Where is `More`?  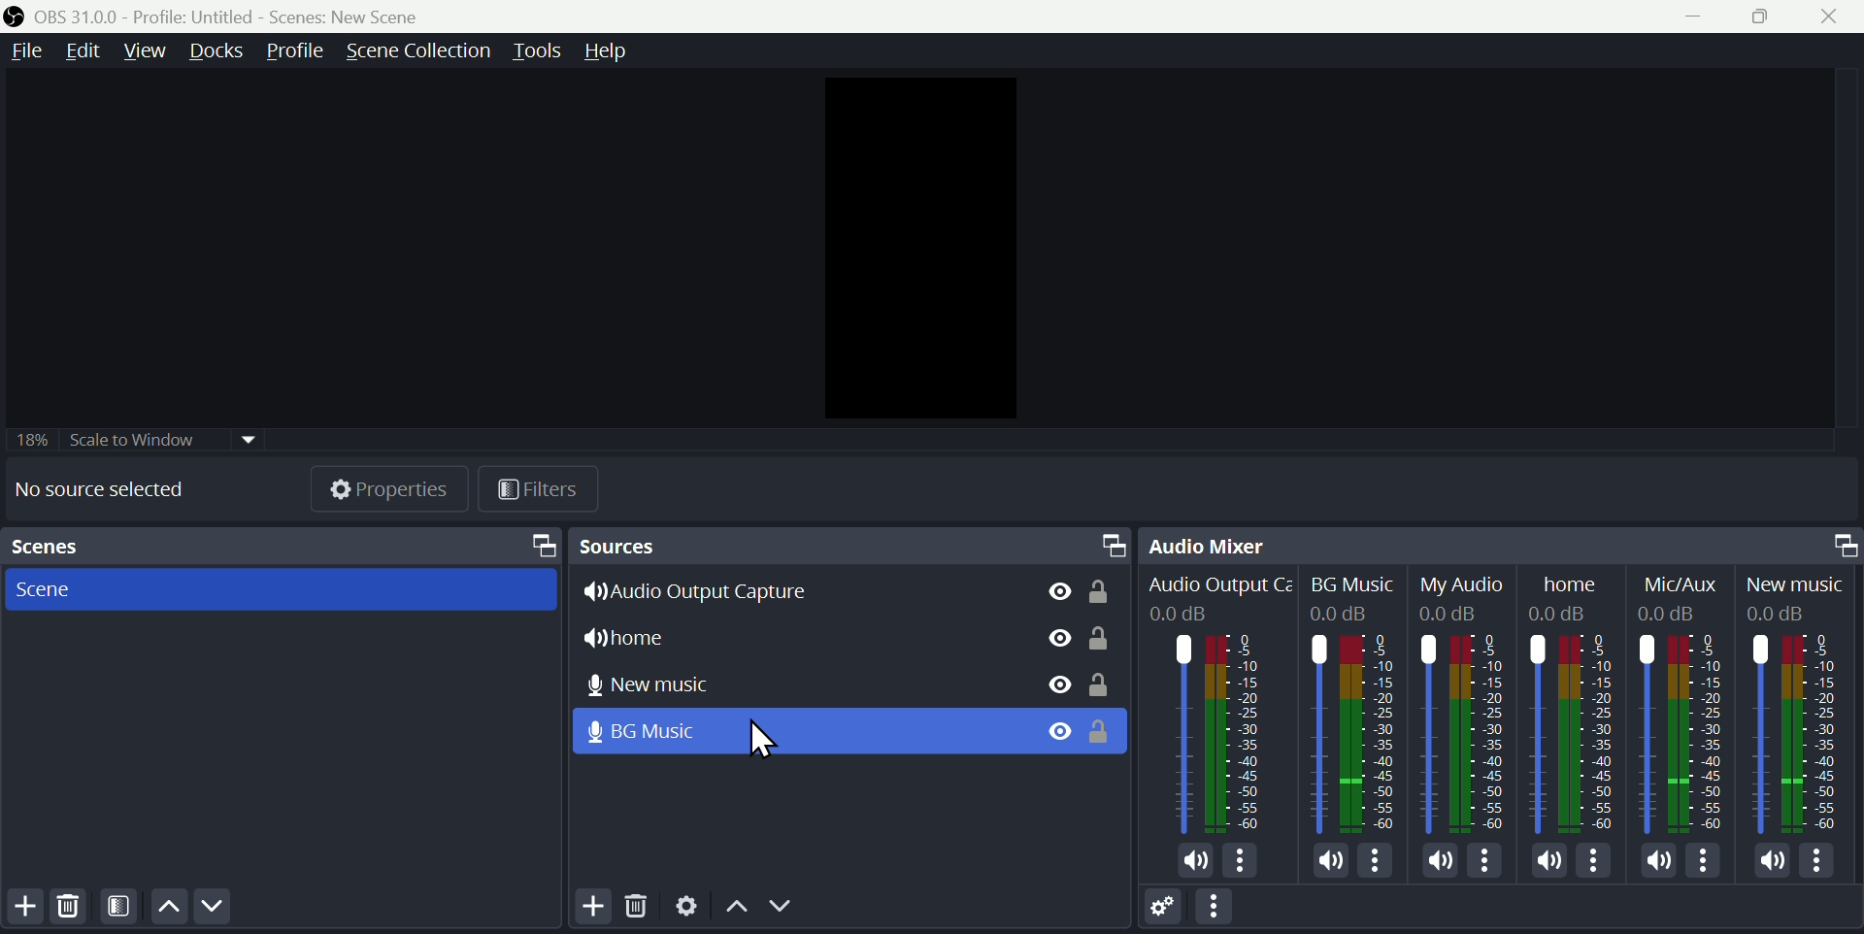
More is located at coordinates (1596, 862).